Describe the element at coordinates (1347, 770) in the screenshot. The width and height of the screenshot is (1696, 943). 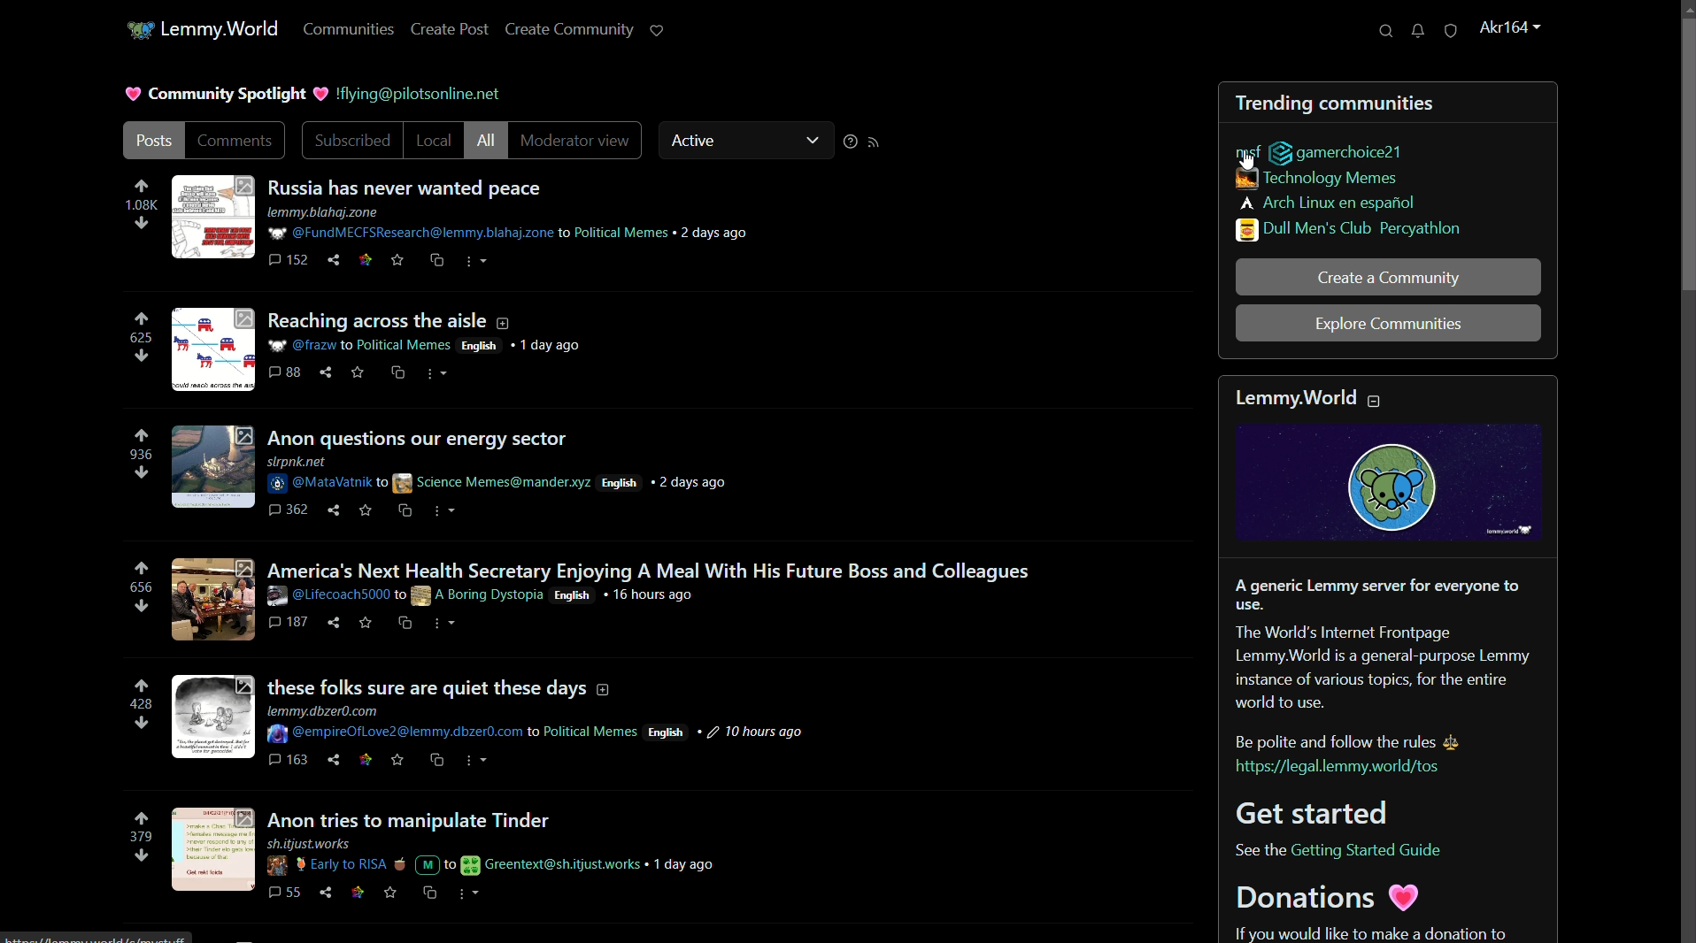
I see `link` at that location.